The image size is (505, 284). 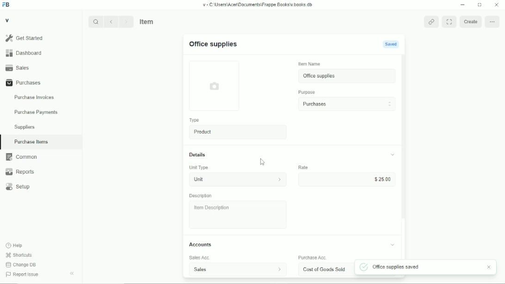 What do you see at coordinates (222, 270) in the screenshot?
I see `sales` at bounding box center [222, 270].